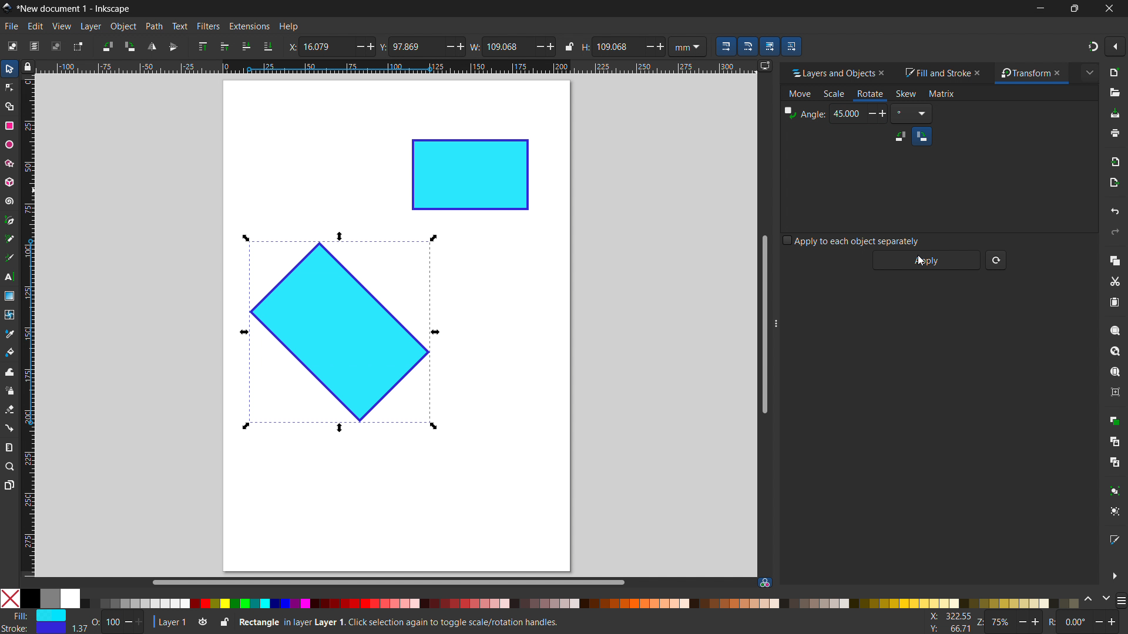 Image resolution: width=1128 pixels, height=634 pixels. What do you see at coordinates (12, 26) in the screenshot?
I see `file` at bounding box center [12, 26].